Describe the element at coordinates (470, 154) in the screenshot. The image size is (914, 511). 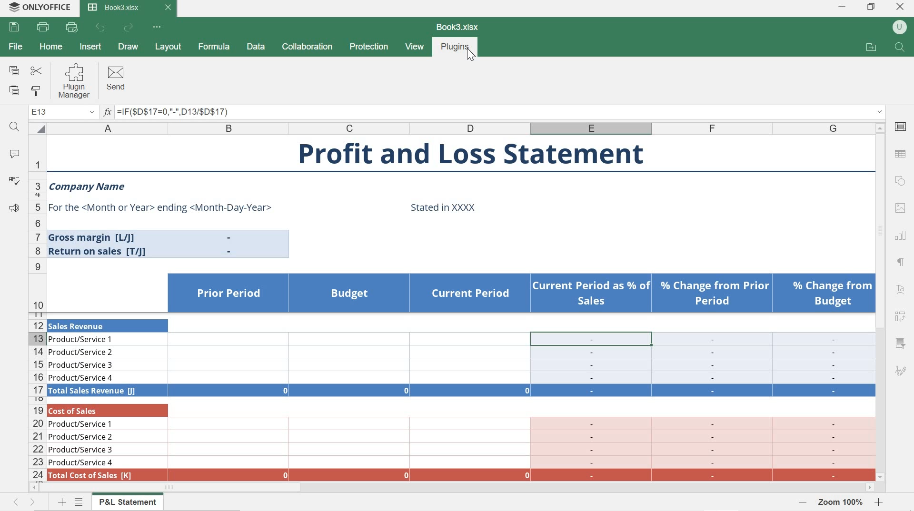
I see `Profit and Loss Statement` at that location.